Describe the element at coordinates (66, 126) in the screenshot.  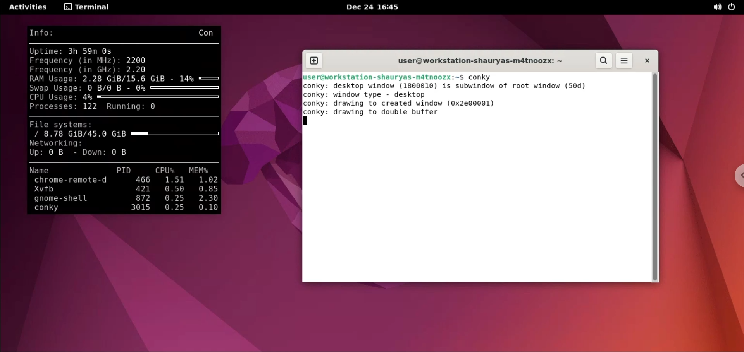
I see `file systems:` at that location.